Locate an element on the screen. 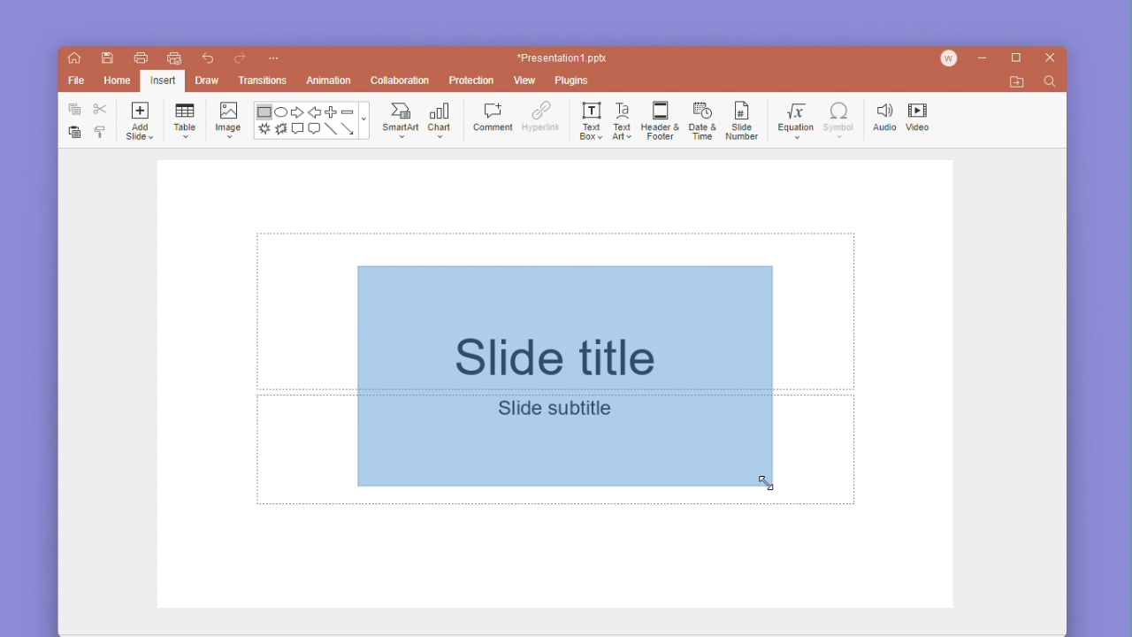 This screenshot has height=637, width=1132. collaboration is located at coordinates (401, 80).